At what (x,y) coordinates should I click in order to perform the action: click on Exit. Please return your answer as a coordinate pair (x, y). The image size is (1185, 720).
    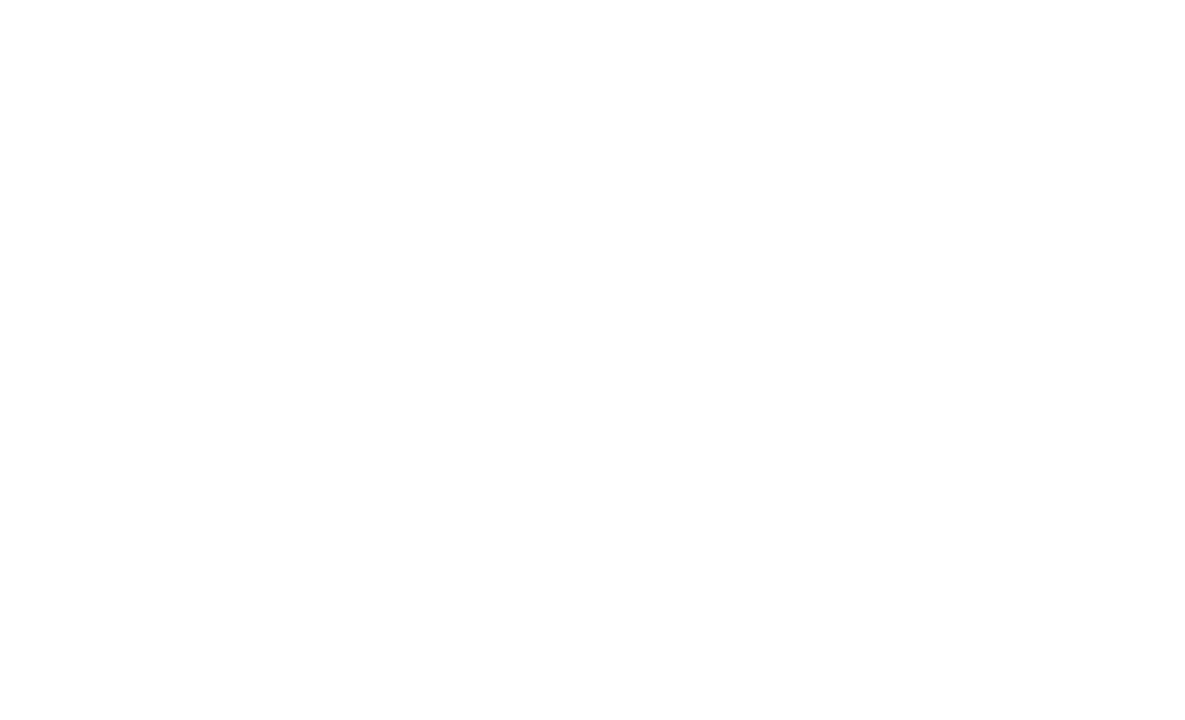
    Looking at the image, I should click on (1078, 670).